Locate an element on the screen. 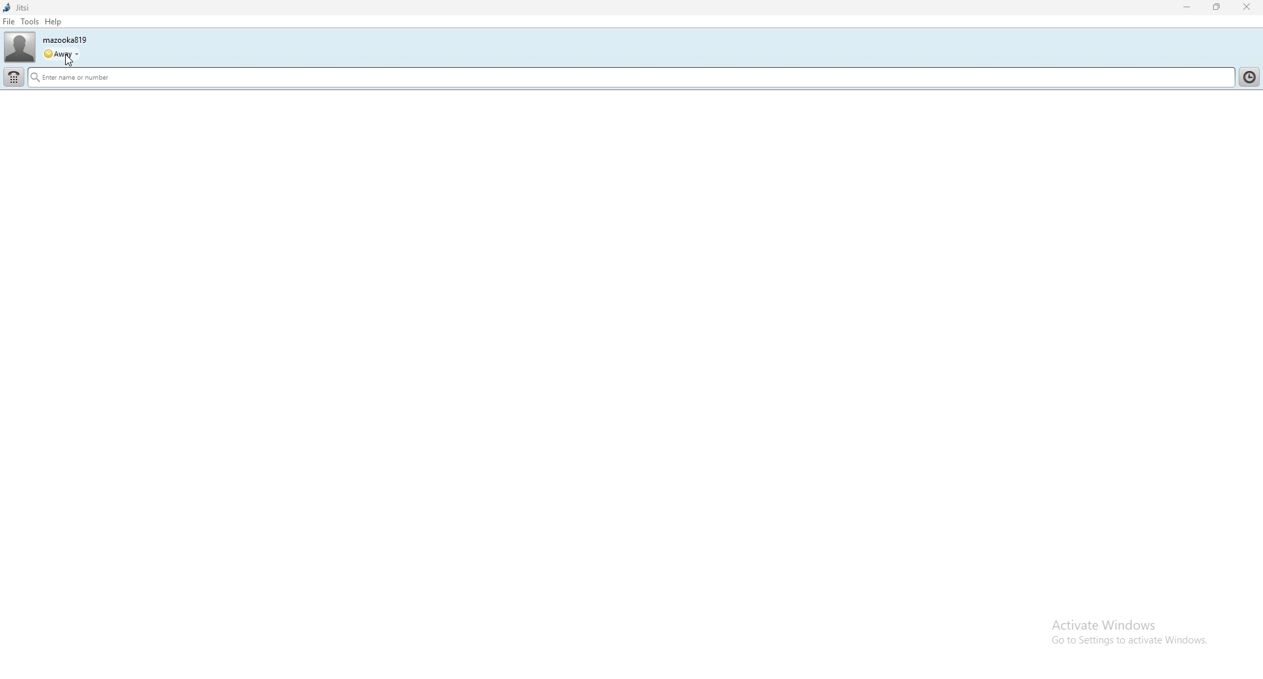 Image resolution: width=1263 pixels, height=679 pixels. cursor is located at coordinates (69, 61).